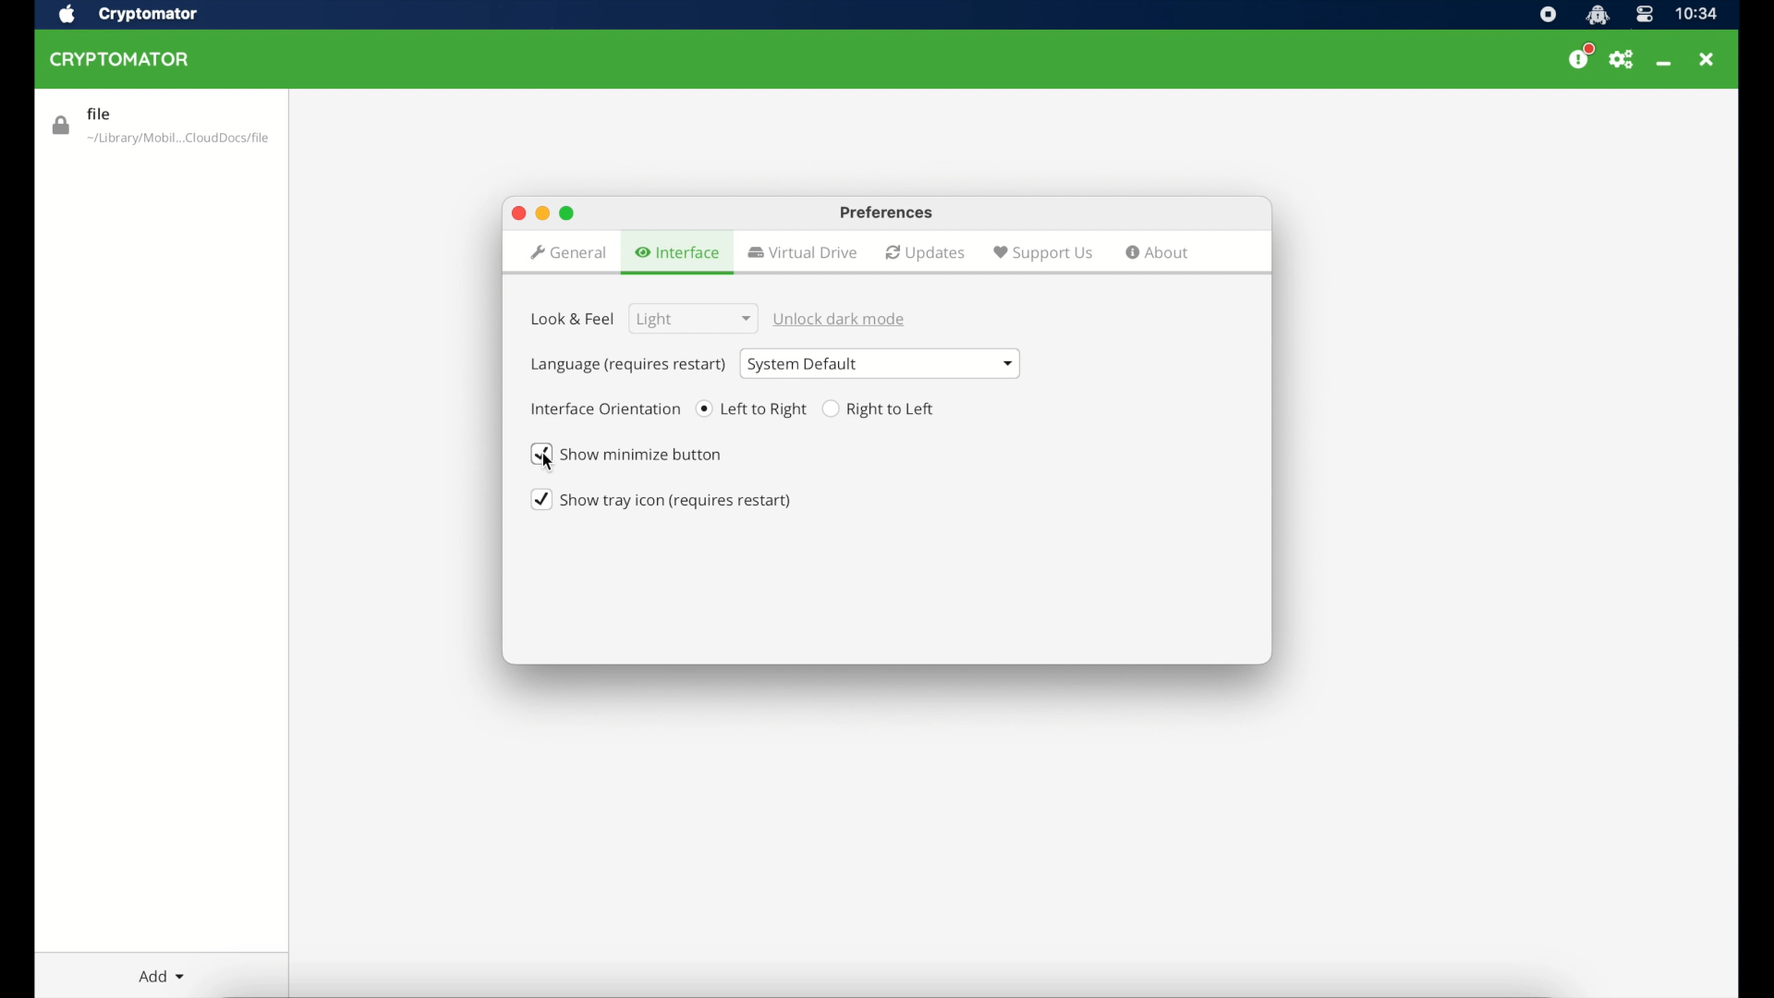  I want to click on donate us, so click(1582, 58).